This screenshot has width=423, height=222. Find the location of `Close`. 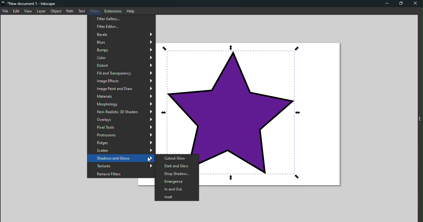

Close is located at coordinates (416, 3).